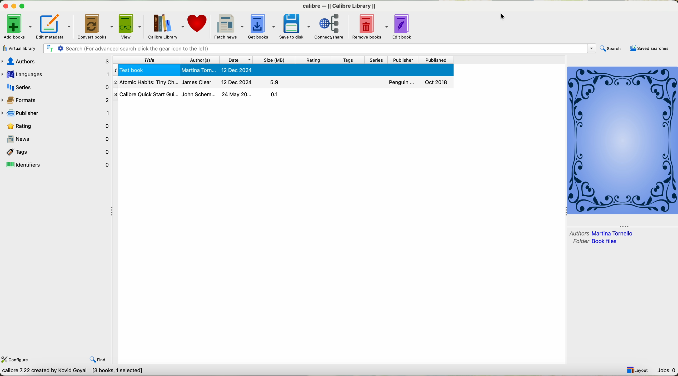 The width and height of the screenshot is (678, 376). I want to click on publisher, so click(405, 60).